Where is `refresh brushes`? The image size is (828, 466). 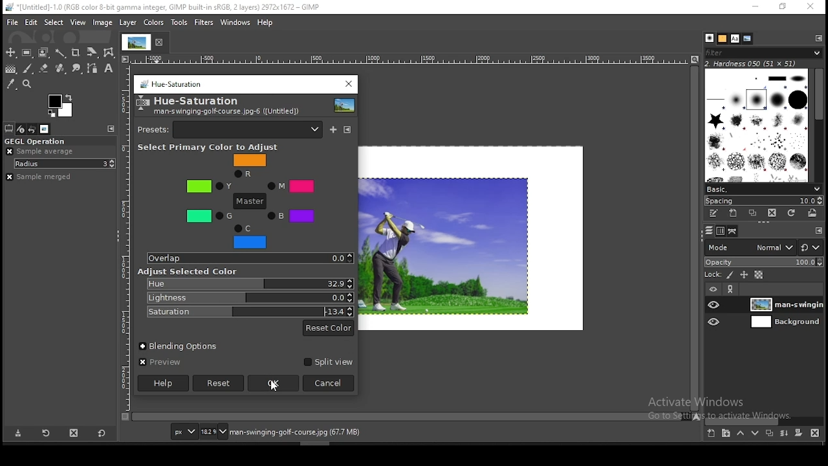 refresh brushes is located at coordinates (792, 213).